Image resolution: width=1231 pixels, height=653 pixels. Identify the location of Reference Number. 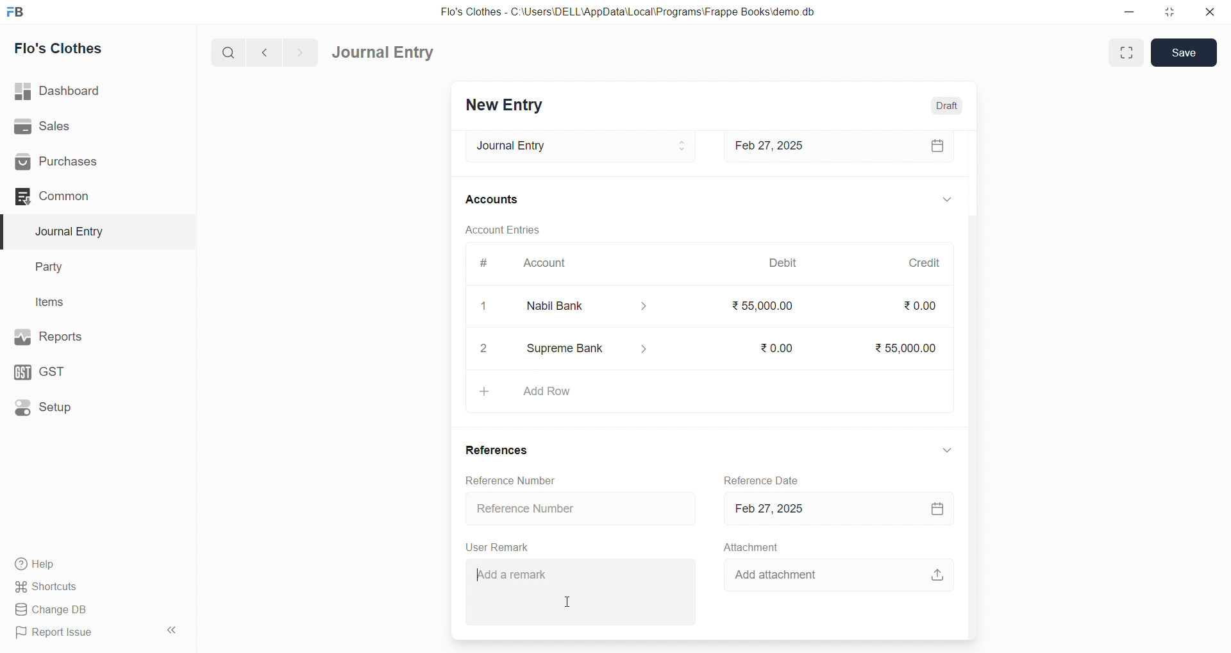
(578, 509).